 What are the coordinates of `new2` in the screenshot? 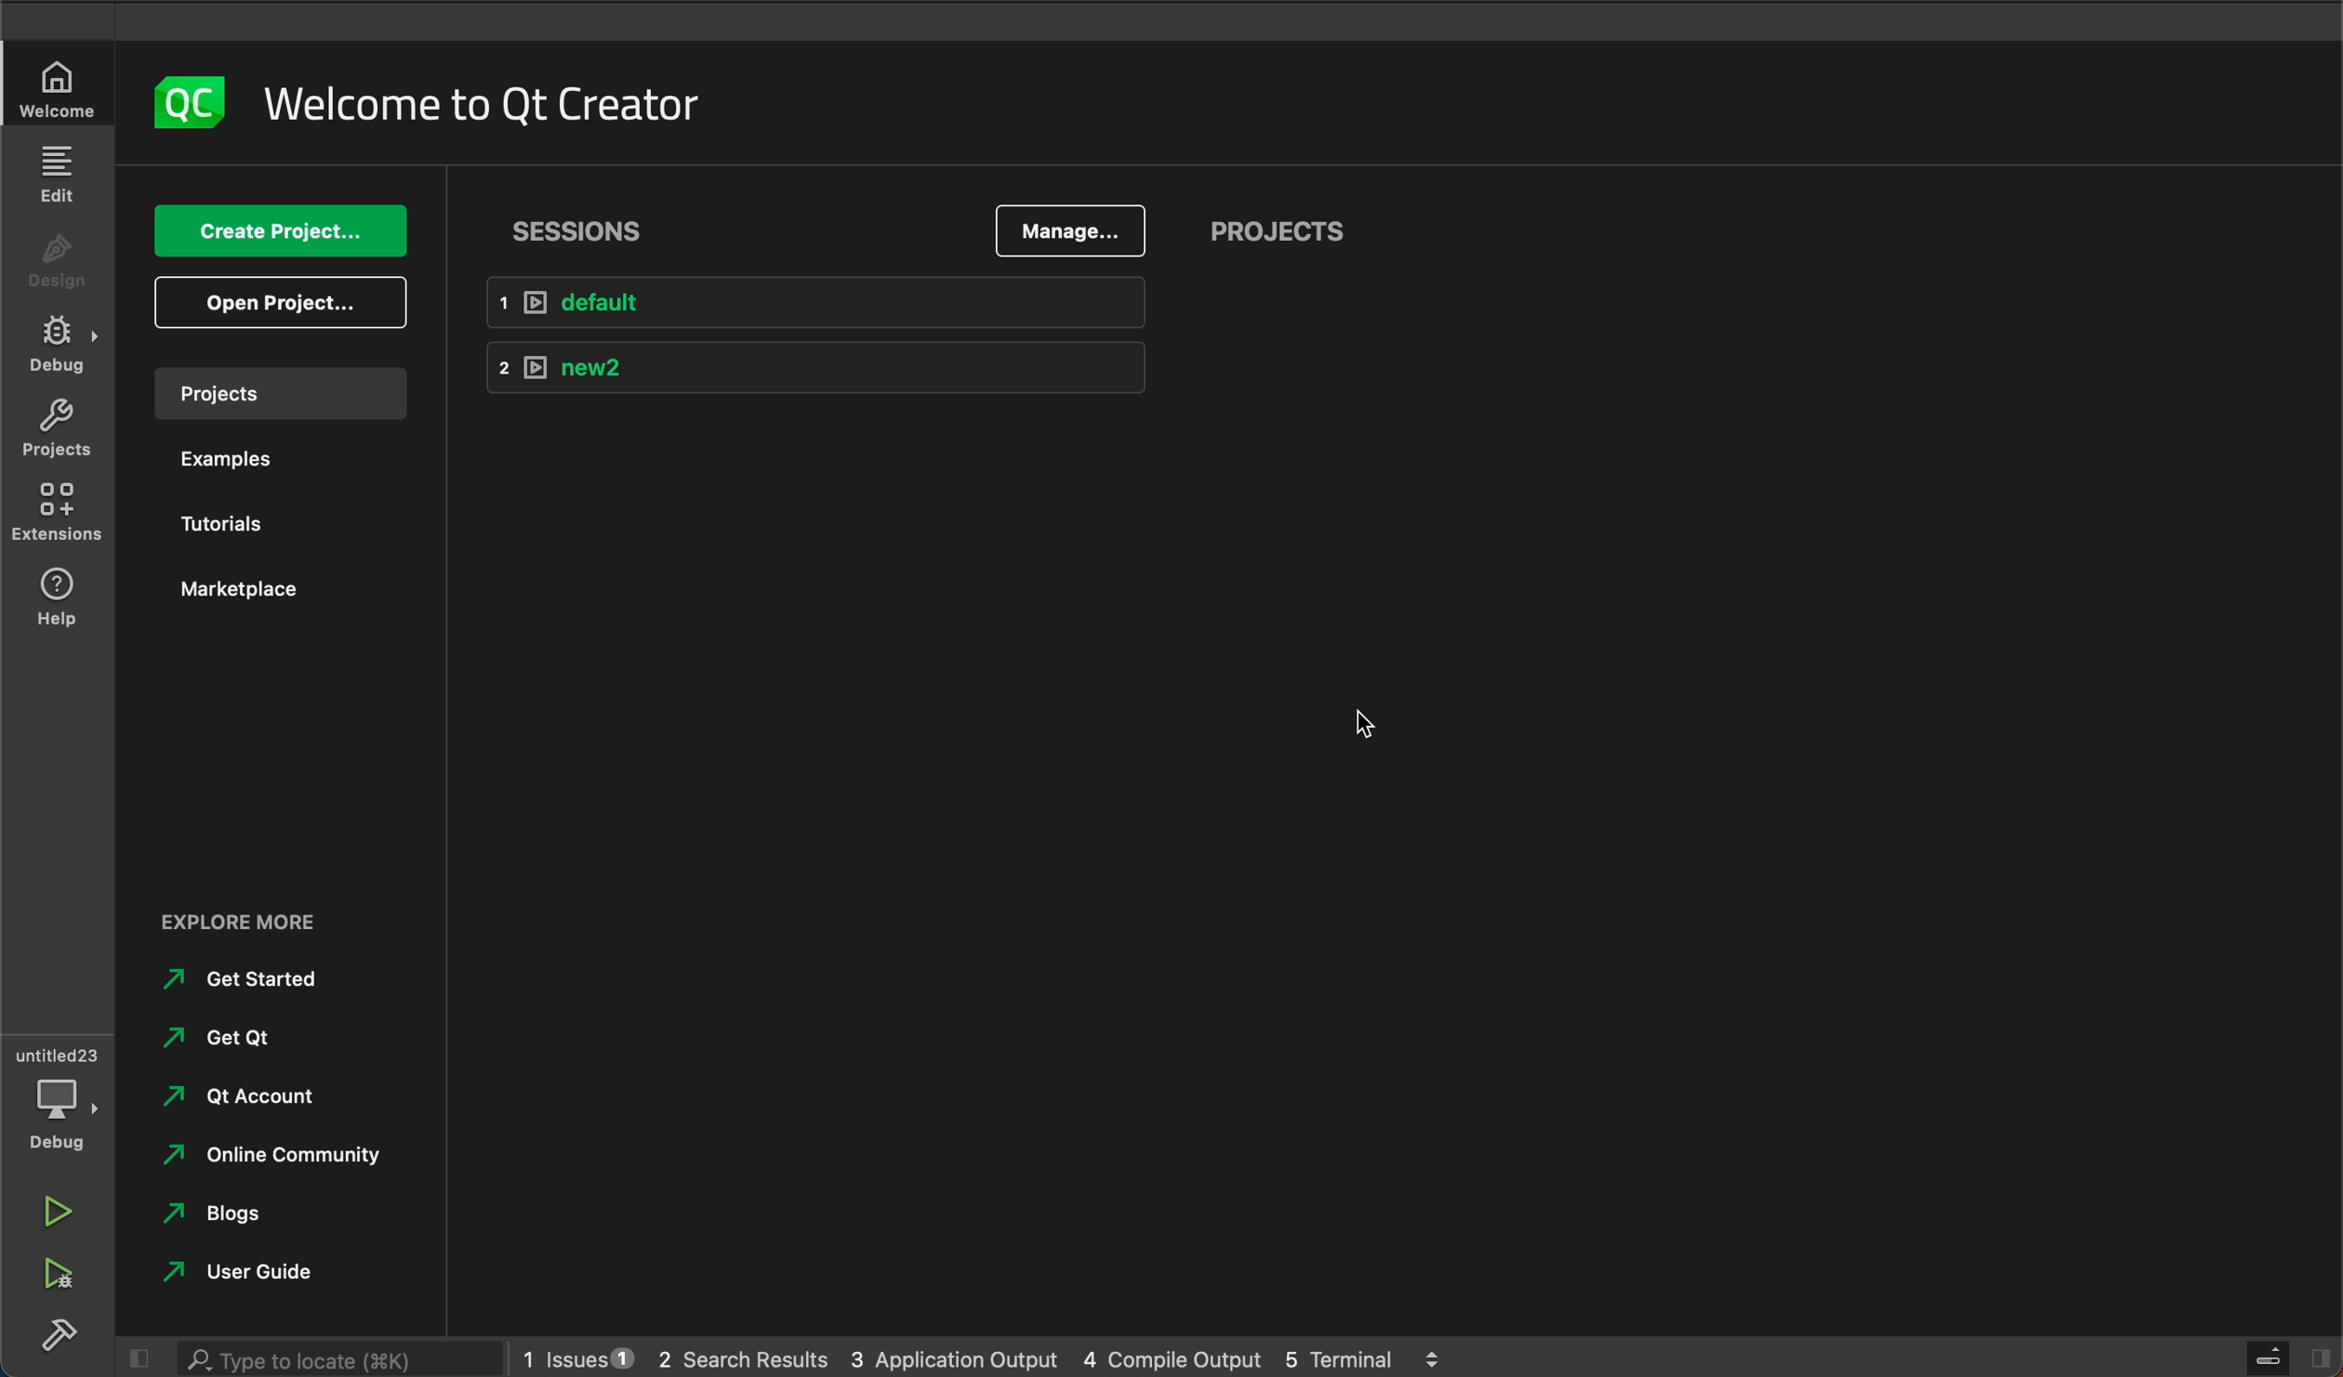 It's located at (825, 365).